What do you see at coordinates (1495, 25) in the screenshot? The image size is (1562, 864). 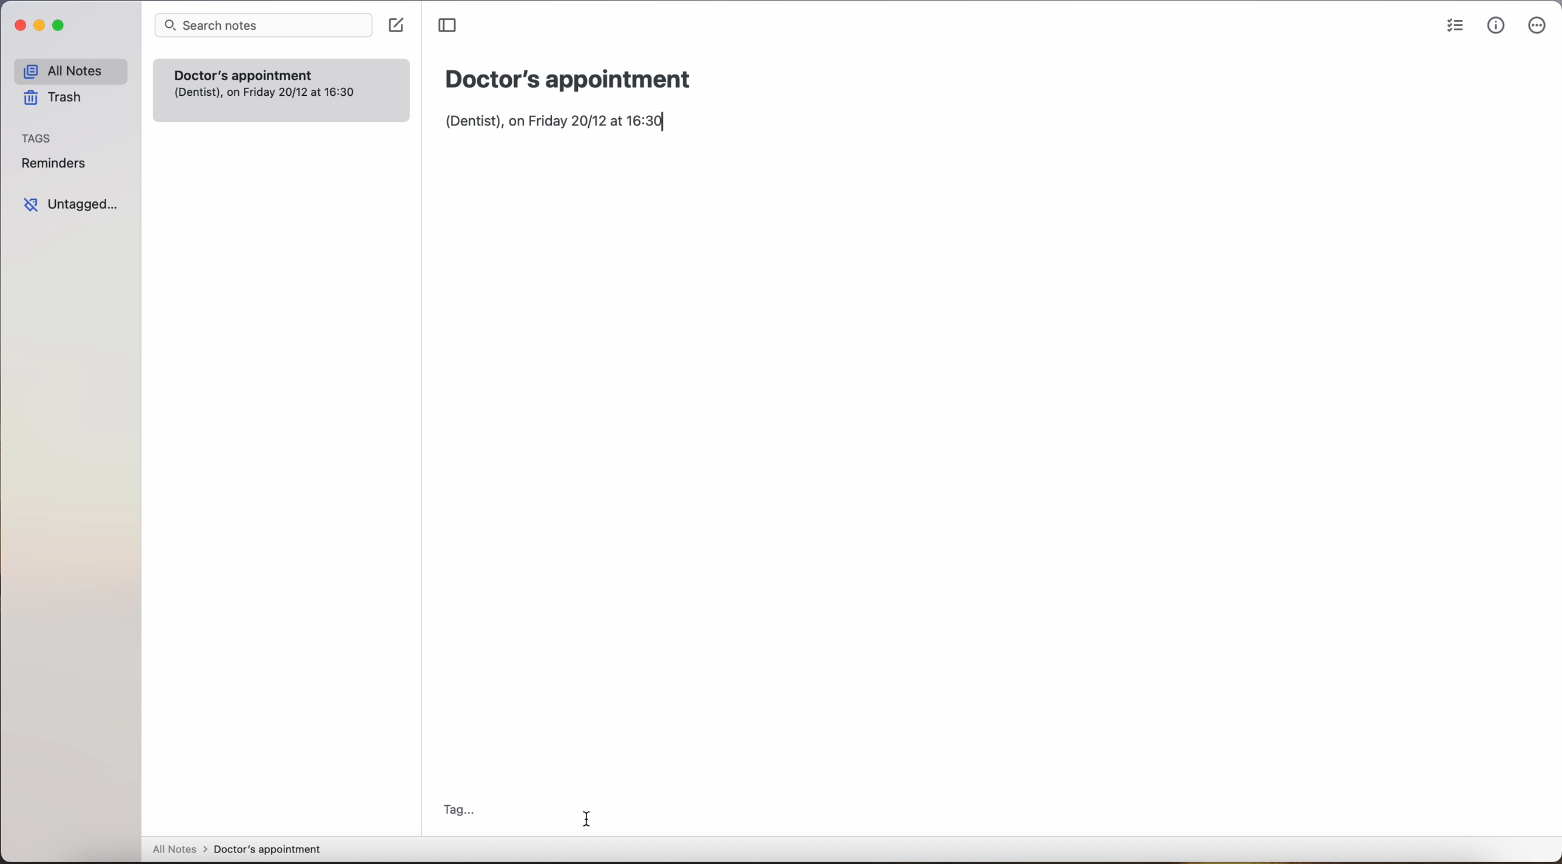 I see `metrics` at bounding box center [1495, 25].